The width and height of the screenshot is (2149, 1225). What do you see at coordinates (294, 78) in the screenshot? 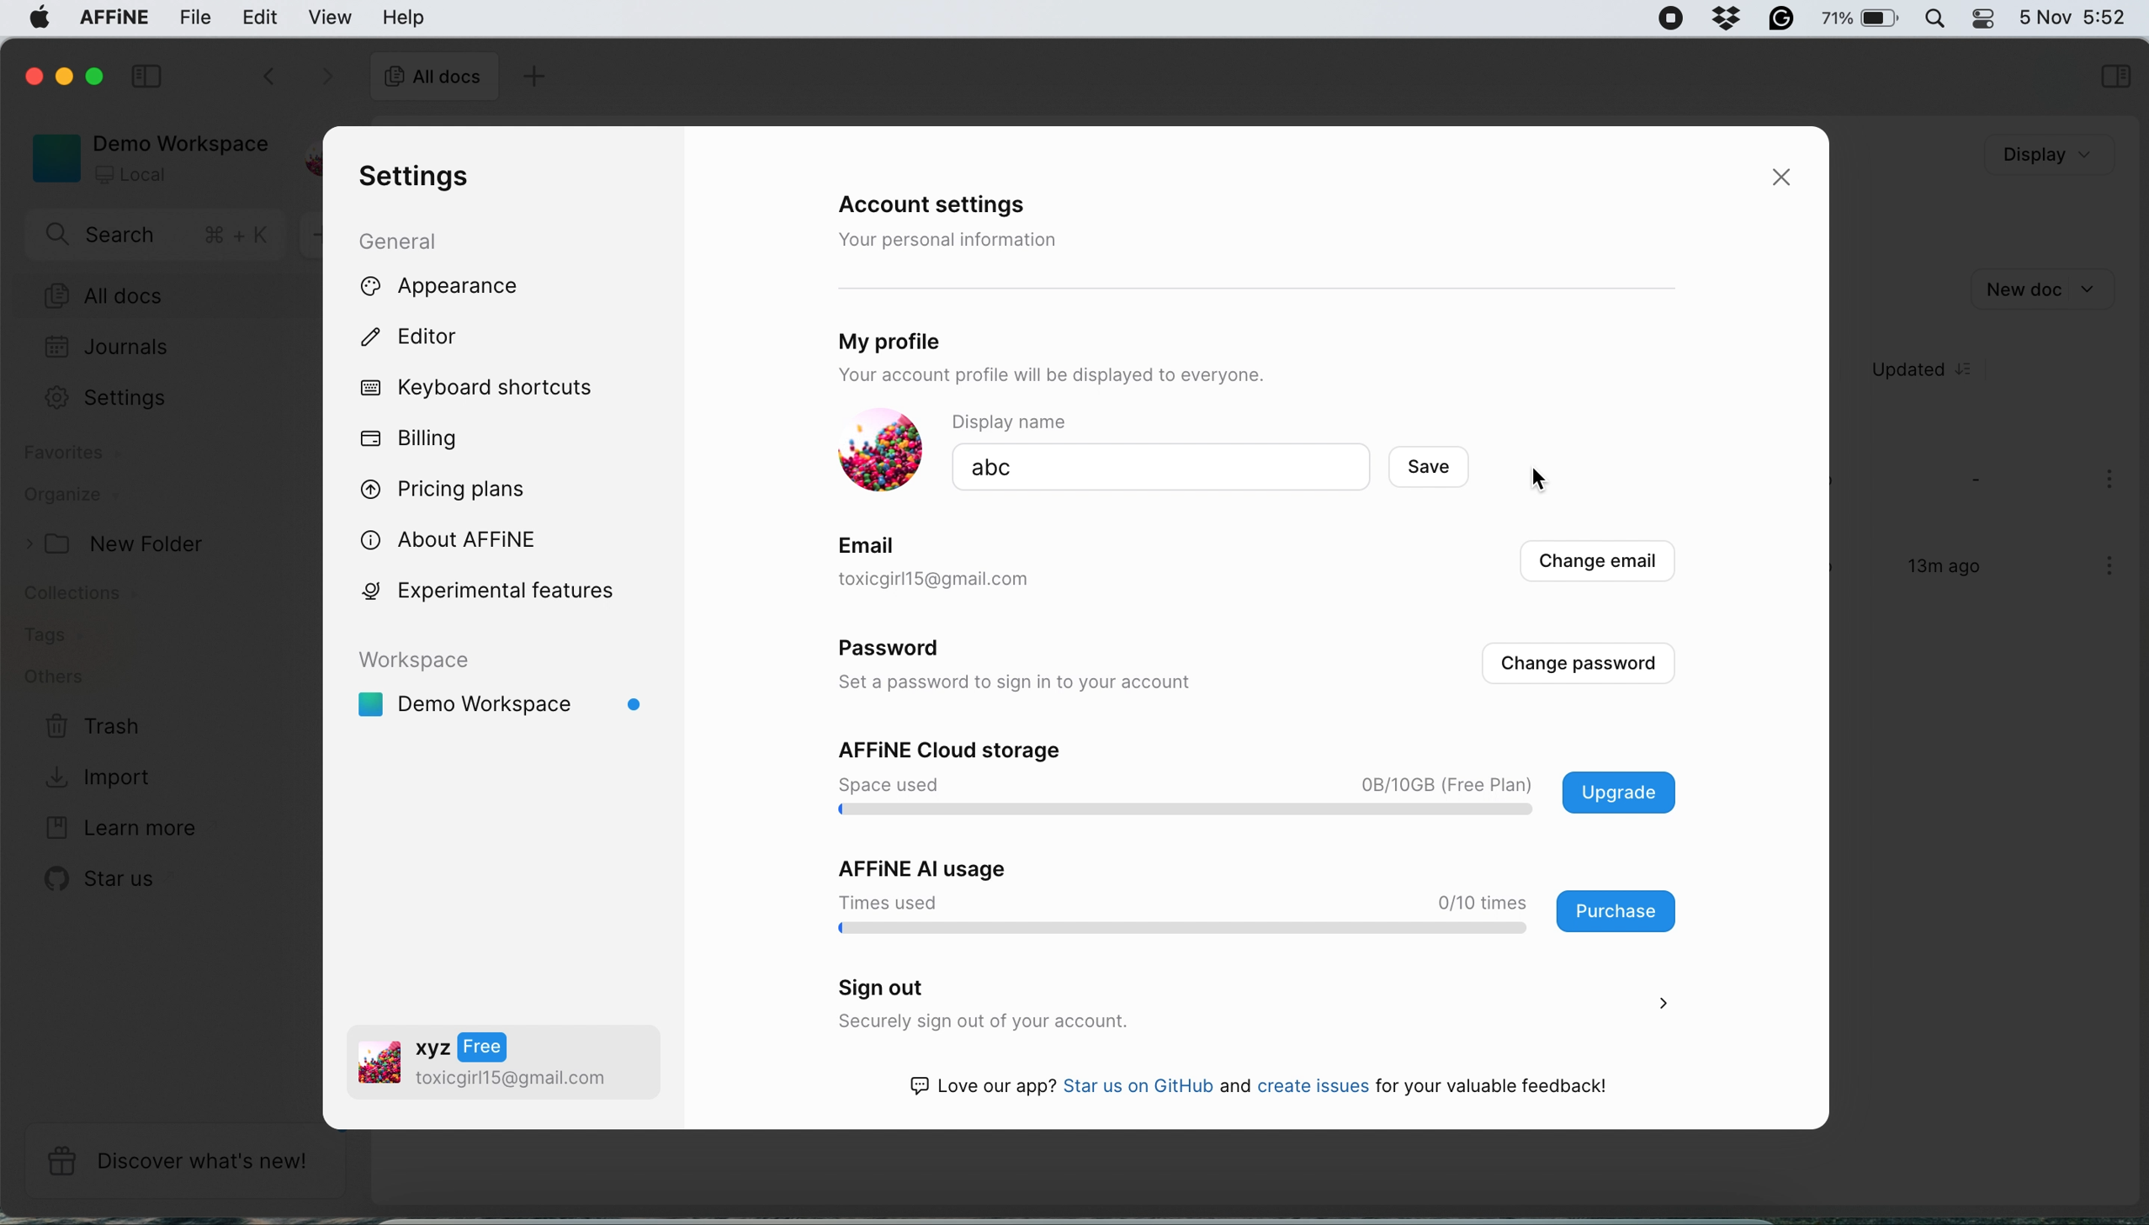
I see `switch between documents` at bounding box center [294, 78].